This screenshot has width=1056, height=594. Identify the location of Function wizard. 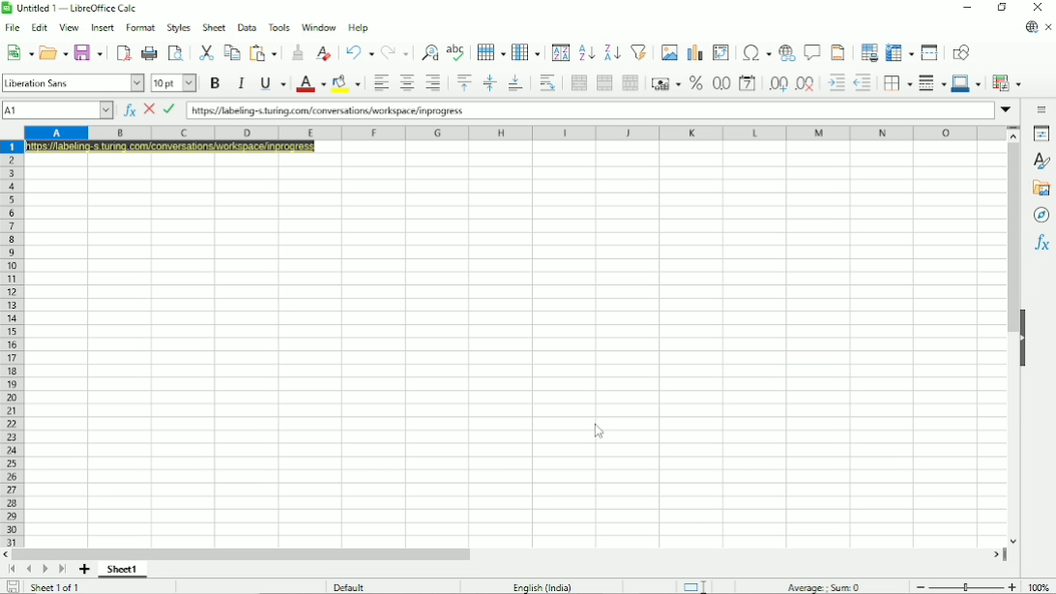
(130, 111).